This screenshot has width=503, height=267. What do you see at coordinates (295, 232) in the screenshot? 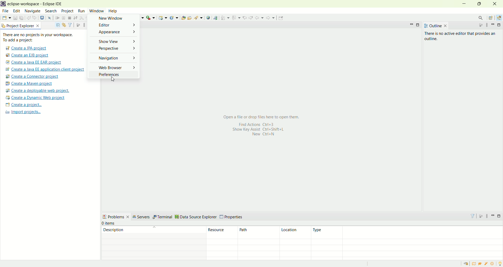
I see `location` at bounding box center [295, 232].